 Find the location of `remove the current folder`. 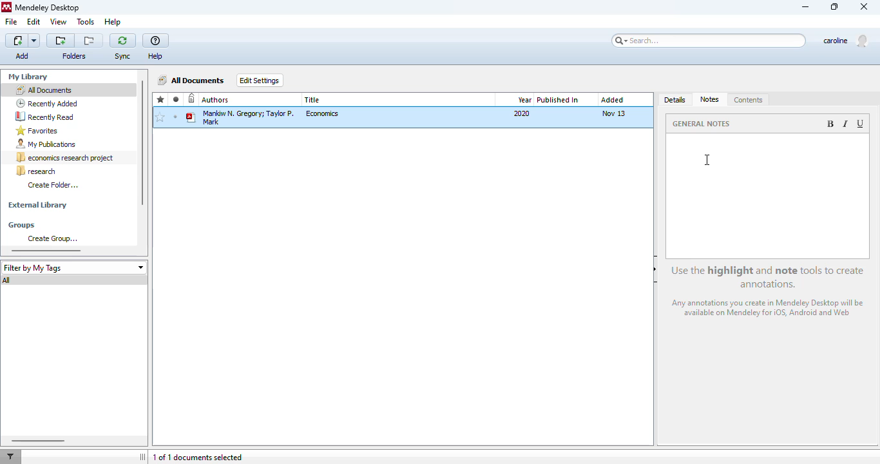

remove the current folder is located at coordinates (90, 41).